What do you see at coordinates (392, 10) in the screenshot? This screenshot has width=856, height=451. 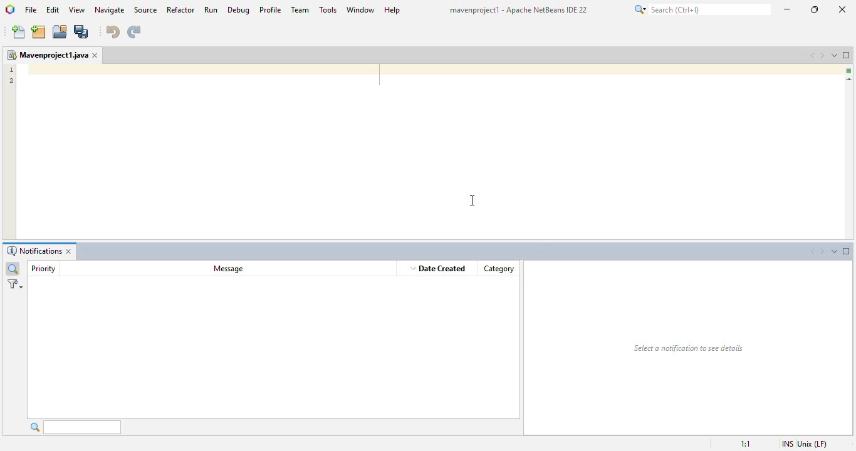 I see `help` at bounding box center [392, 10].